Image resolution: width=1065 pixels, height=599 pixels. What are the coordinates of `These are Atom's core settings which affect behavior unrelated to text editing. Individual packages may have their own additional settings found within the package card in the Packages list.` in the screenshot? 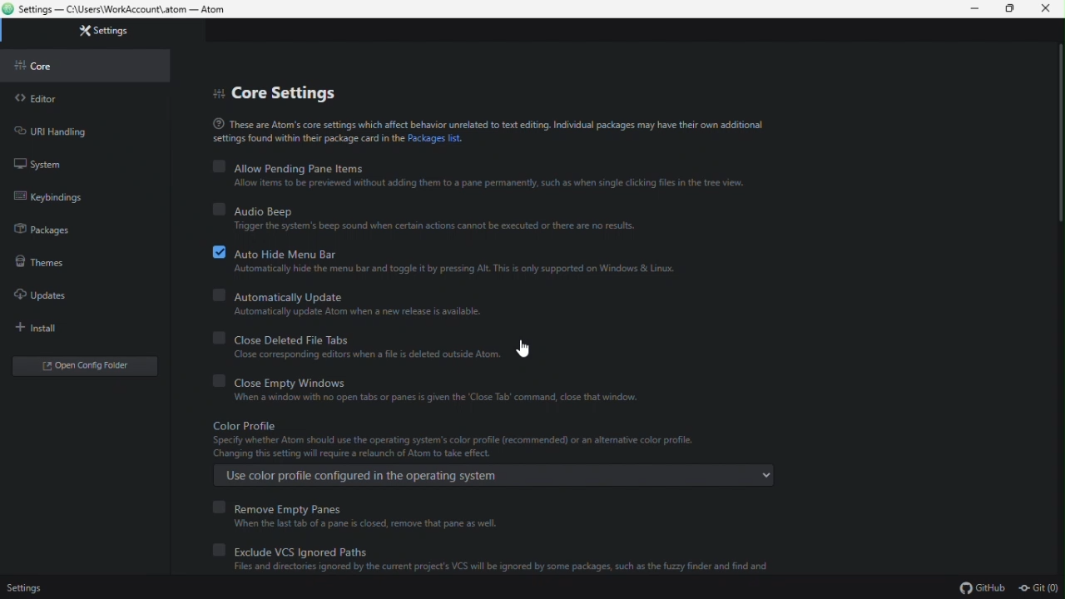 It's located at (488, 132).